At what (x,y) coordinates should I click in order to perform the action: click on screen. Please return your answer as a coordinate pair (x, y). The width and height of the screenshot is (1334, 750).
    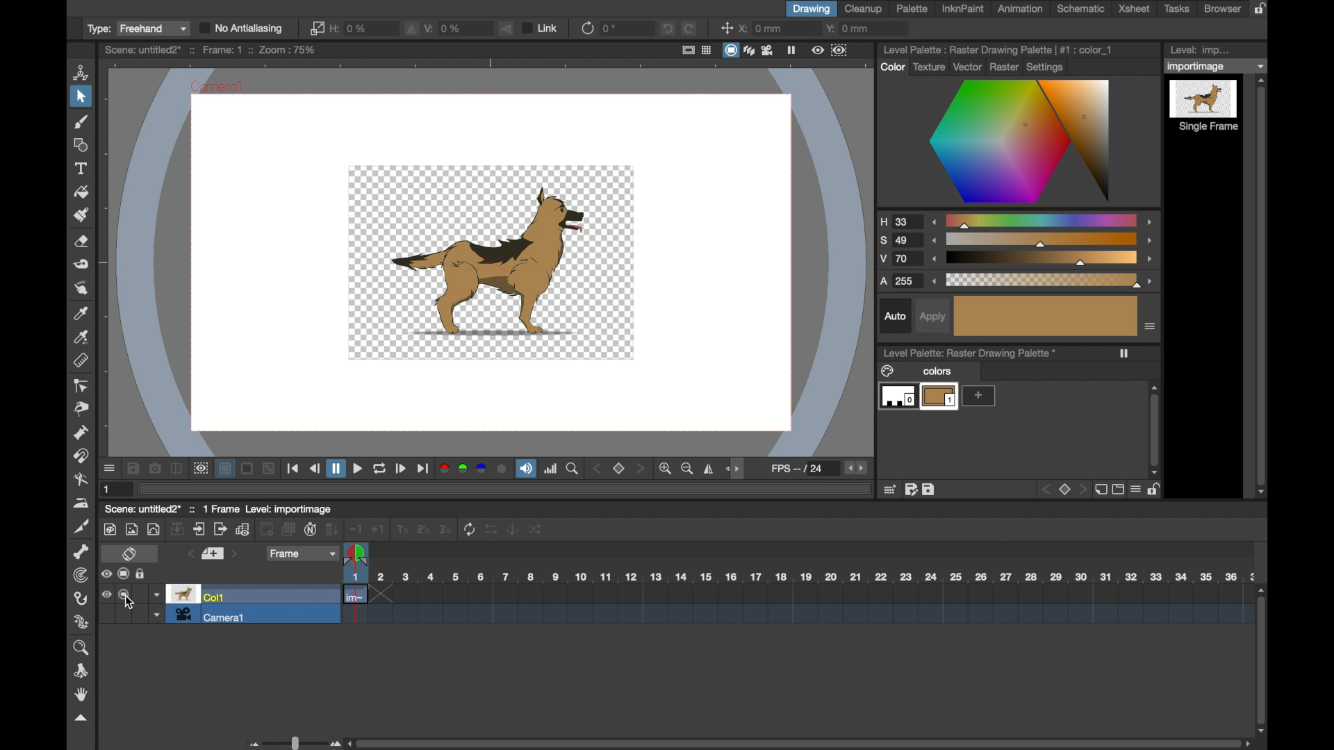
    Looking at the image, I should click on (124, 574).